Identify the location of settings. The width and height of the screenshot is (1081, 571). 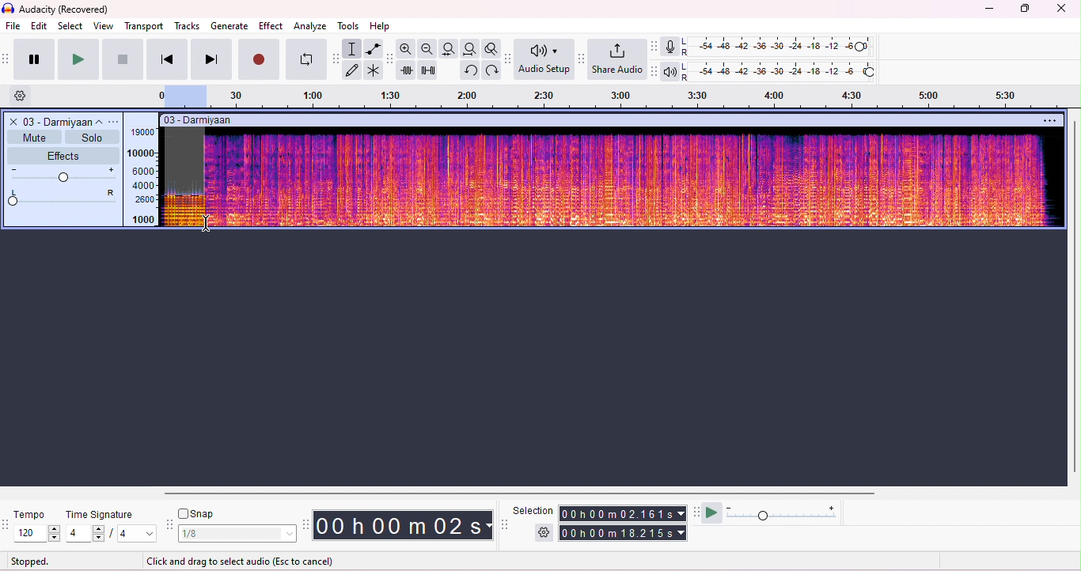
(25, 96).